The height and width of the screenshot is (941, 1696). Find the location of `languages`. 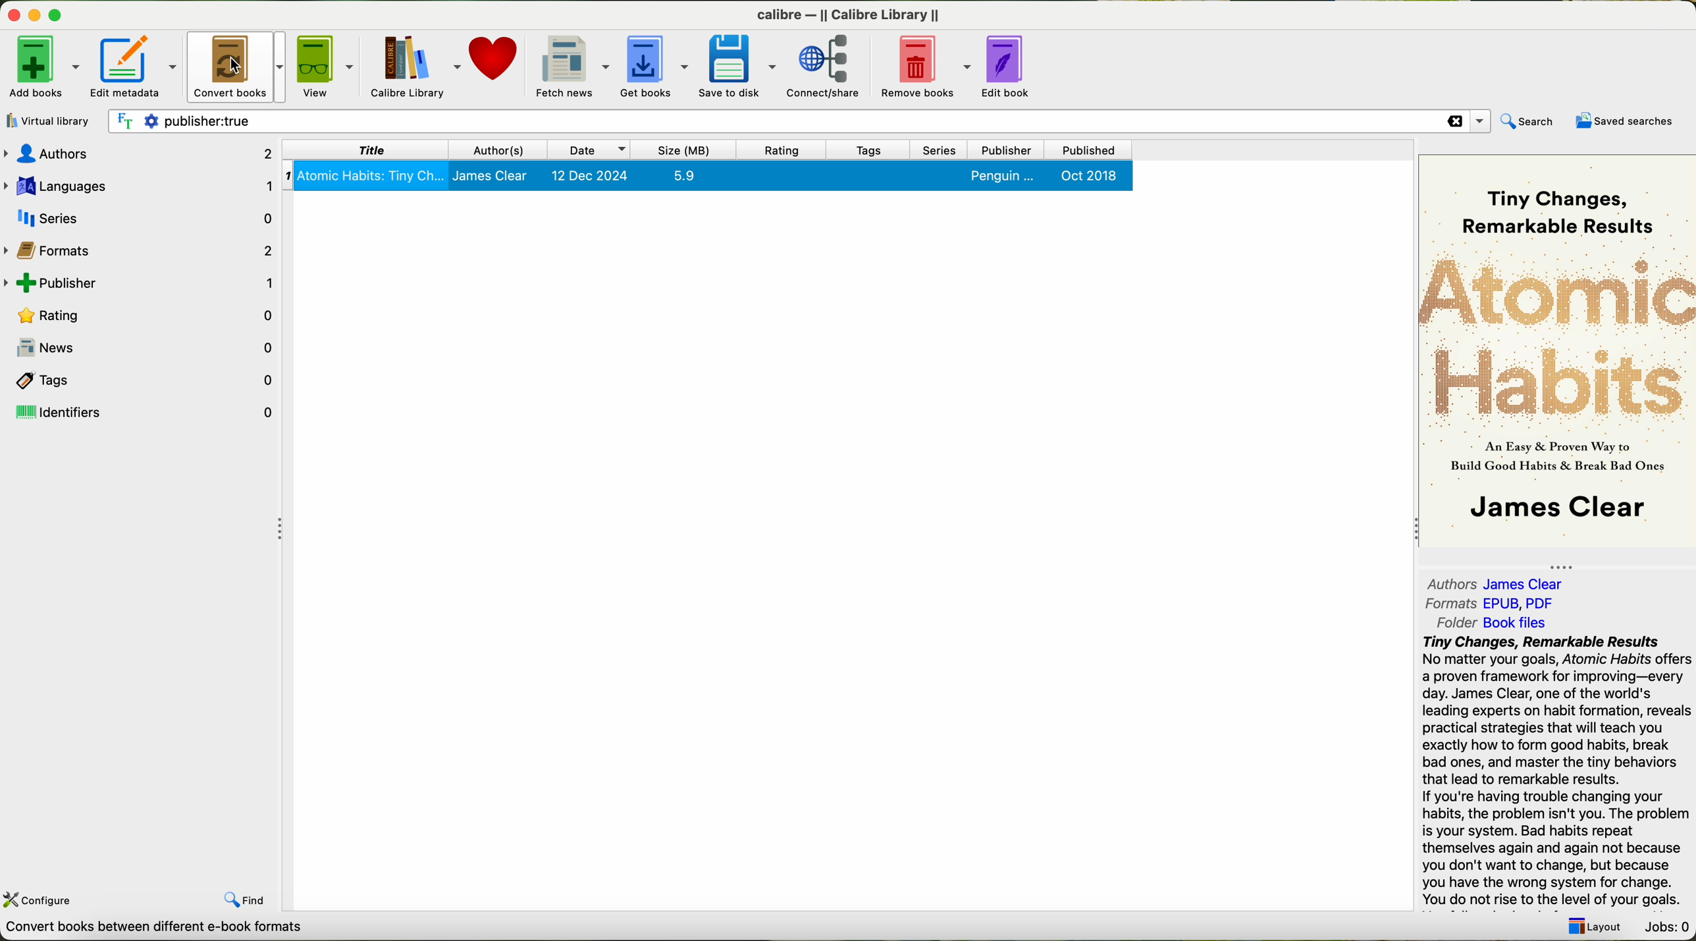

languages is located at coordinates (140, 186).